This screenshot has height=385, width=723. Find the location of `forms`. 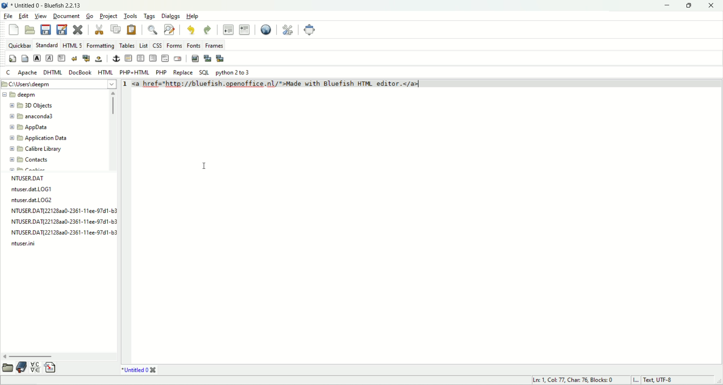

forms is located at coordinates (175, 45).